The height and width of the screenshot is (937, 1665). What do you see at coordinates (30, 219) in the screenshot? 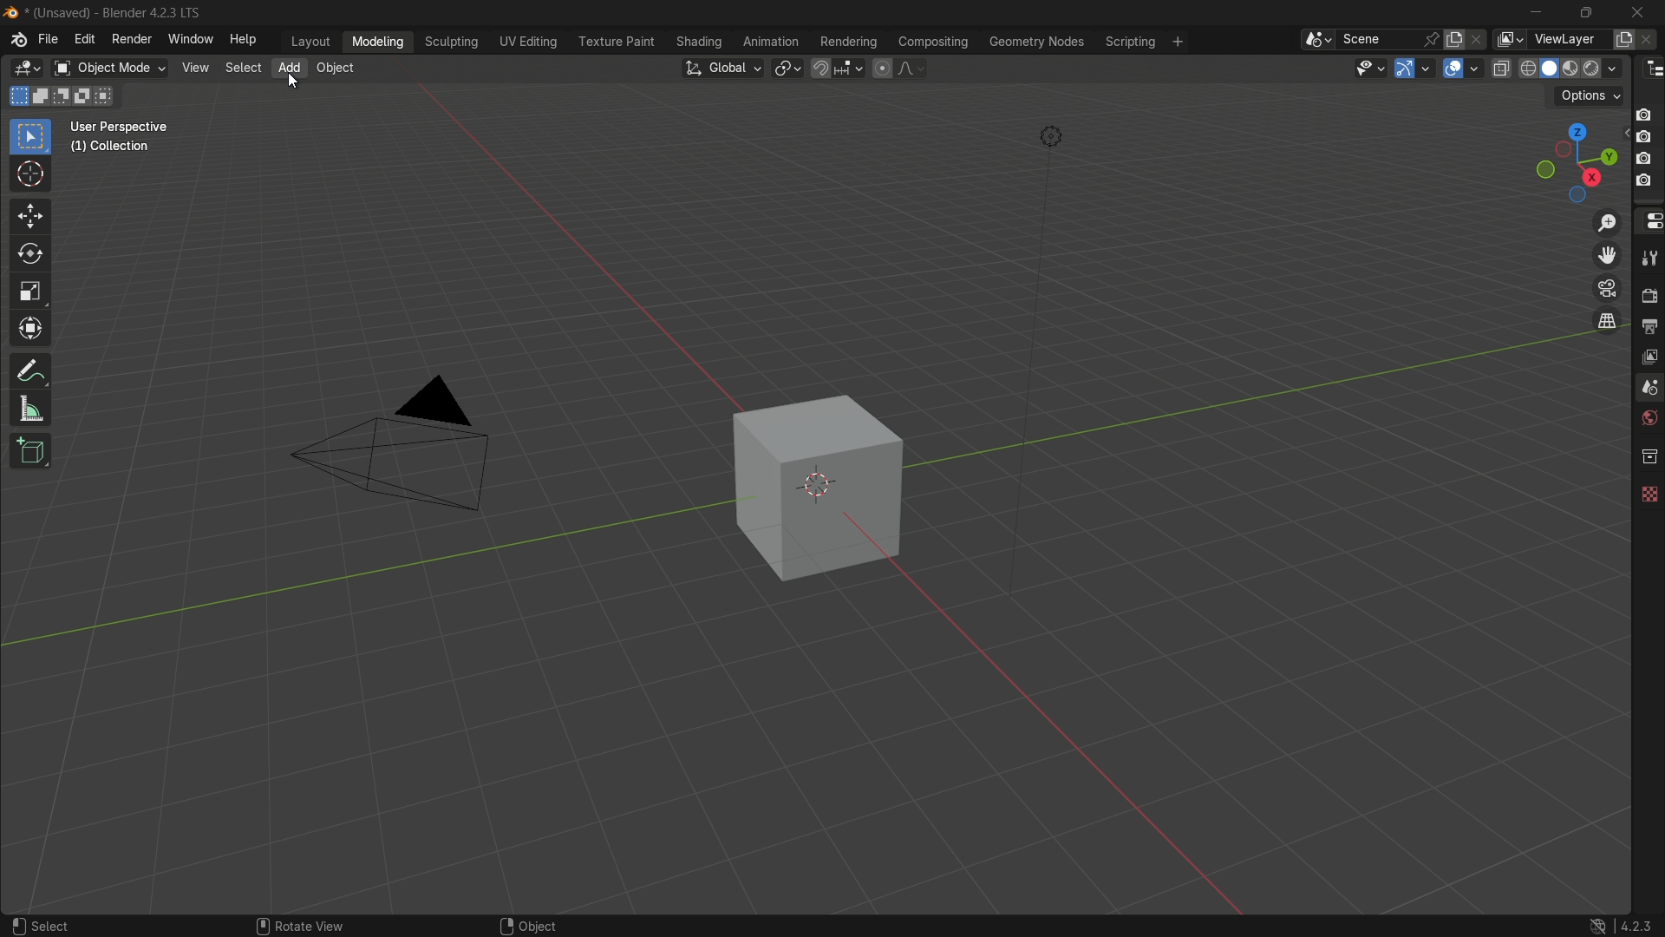
I see `move` at bounding box center [30, 219].